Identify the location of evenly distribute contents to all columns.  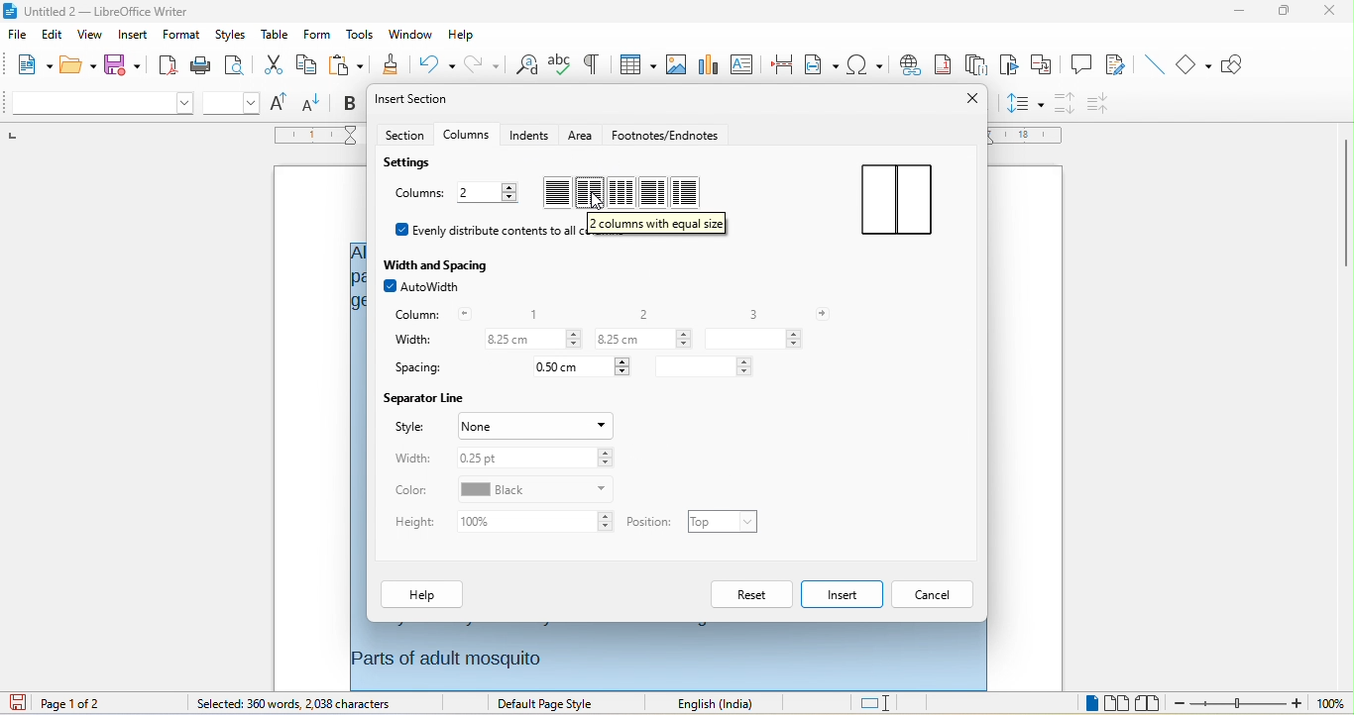
(484, 232).